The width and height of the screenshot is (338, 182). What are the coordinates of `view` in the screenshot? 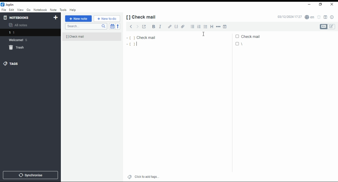 It's located at (21, 10).